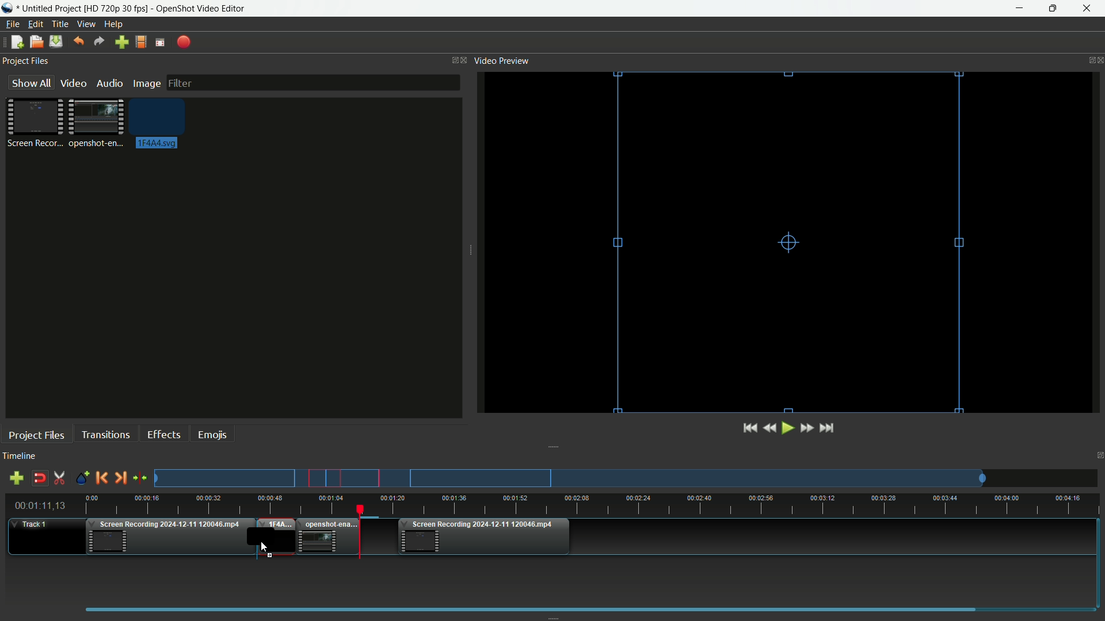  What do you see at coordinates (77, 42) in the screenshot?
I see `Undo` at bounding box center [77, 42].